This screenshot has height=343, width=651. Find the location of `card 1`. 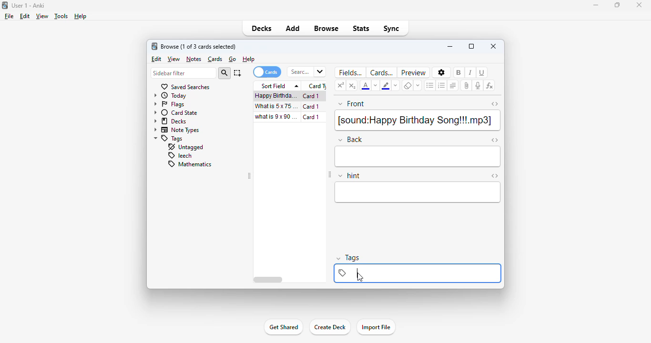

card 1 is located at coordinates (313, 96).